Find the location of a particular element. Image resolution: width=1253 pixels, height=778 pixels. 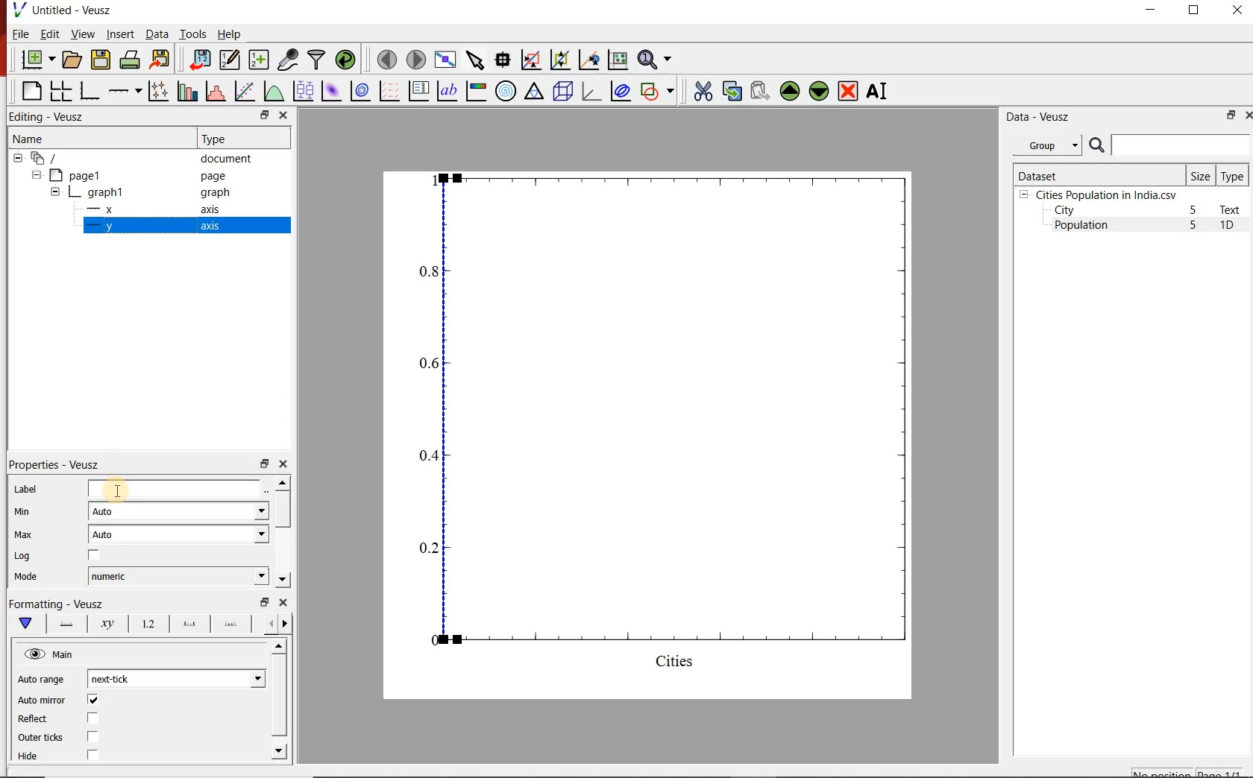

restore is located at coordinates (263, 602).